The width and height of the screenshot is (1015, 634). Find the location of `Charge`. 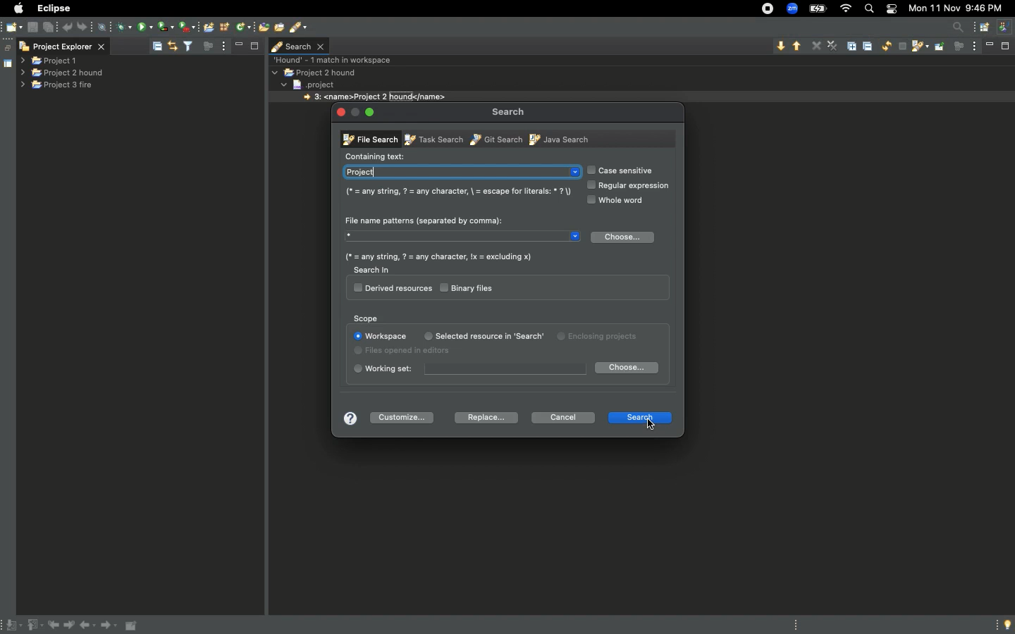

Charge is located at coordinates (817, 8).